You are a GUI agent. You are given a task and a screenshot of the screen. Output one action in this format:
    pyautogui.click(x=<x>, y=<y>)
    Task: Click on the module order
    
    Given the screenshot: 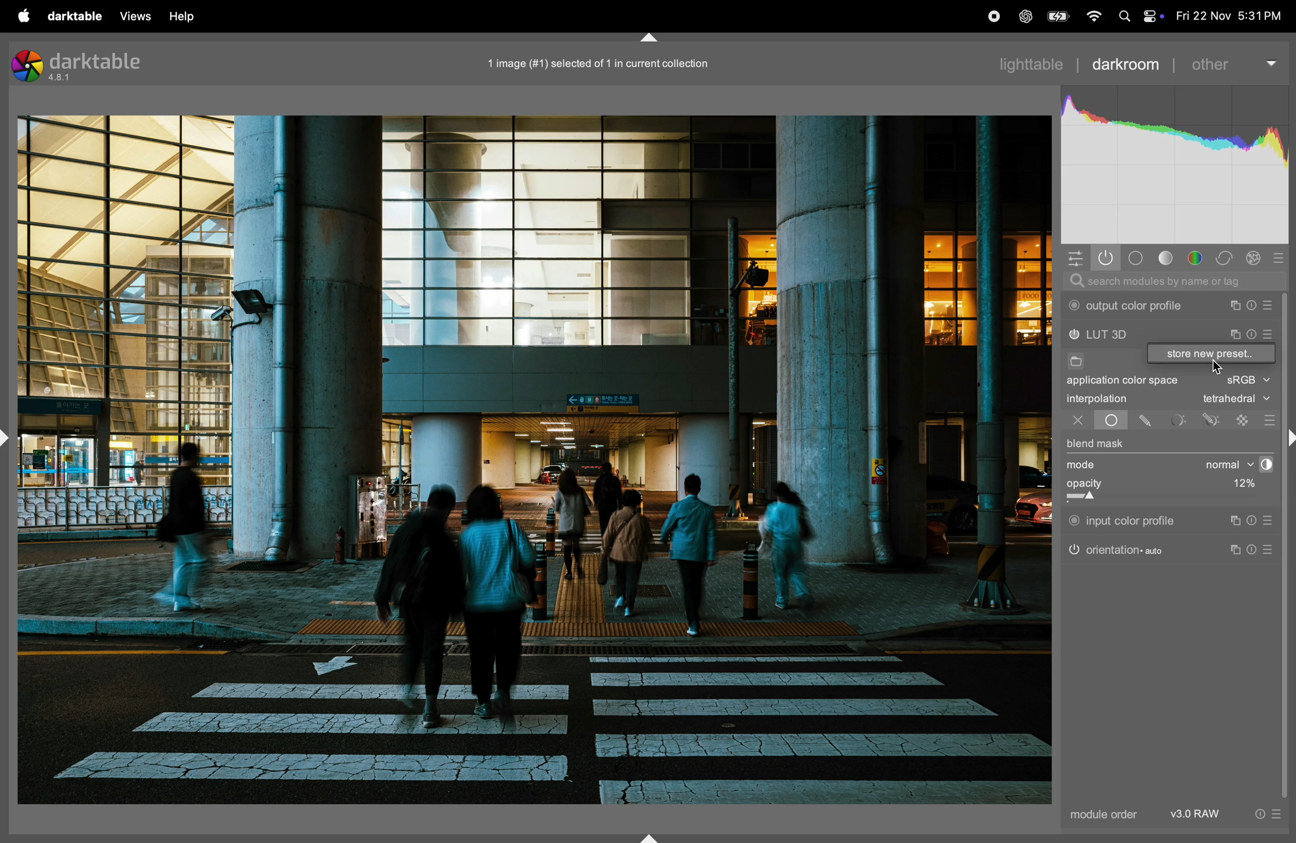 What is the action you would take?
    pyautogui.click(x=1101, y=816)
    